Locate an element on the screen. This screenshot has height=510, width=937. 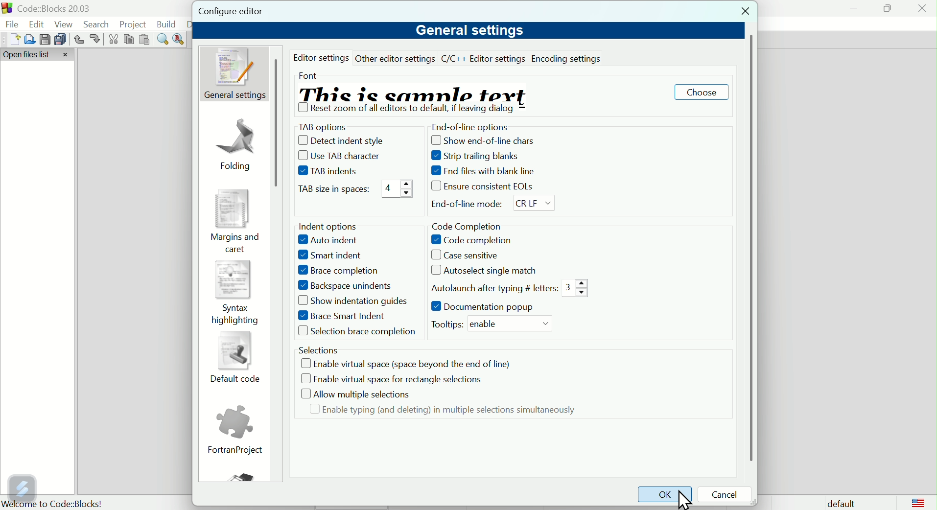
show end-of-line chars is located at coordinates (486, 141).